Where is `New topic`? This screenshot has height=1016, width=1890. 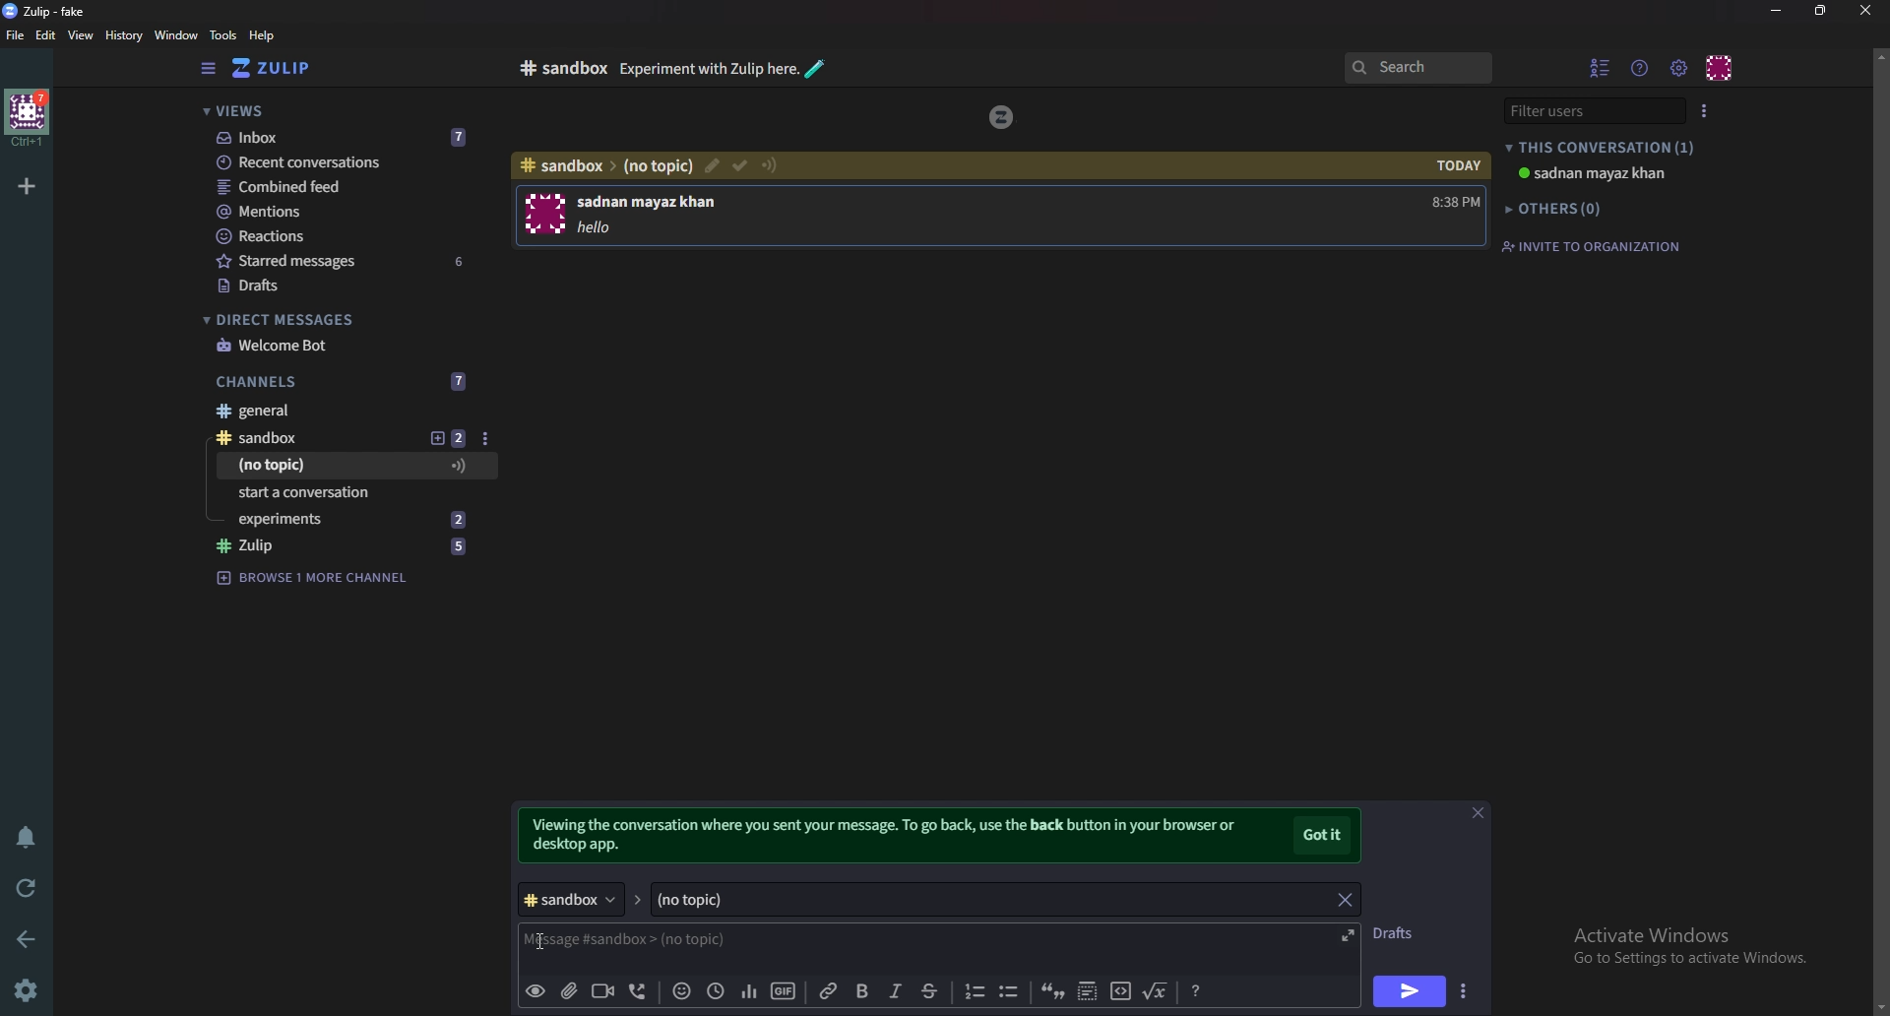 New topic is located at coordinates (447, 439).